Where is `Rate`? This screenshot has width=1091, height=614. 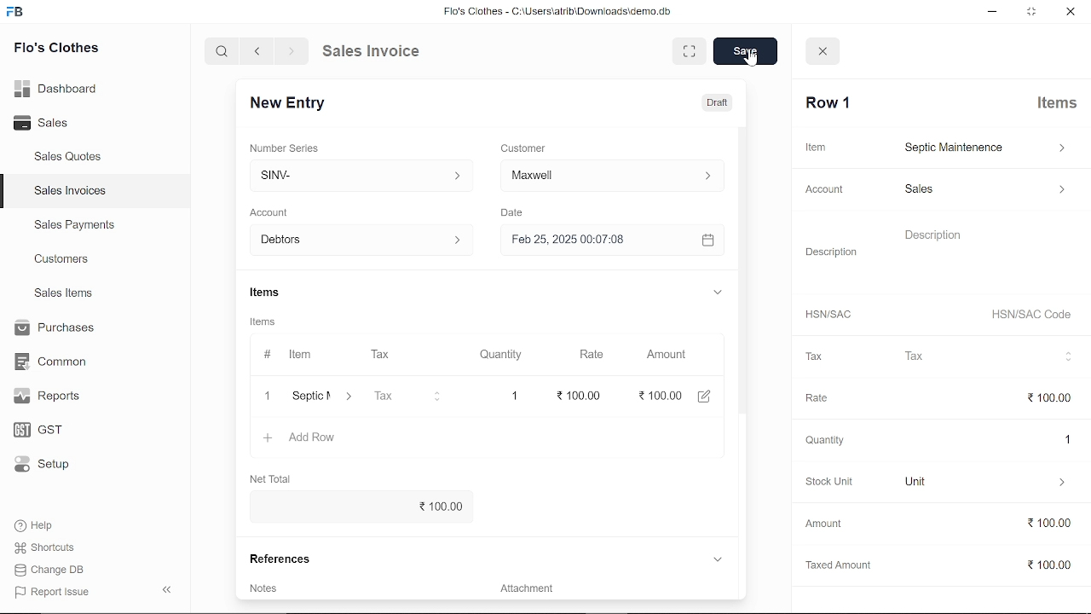
Rate is located at coordinates (813, 396).